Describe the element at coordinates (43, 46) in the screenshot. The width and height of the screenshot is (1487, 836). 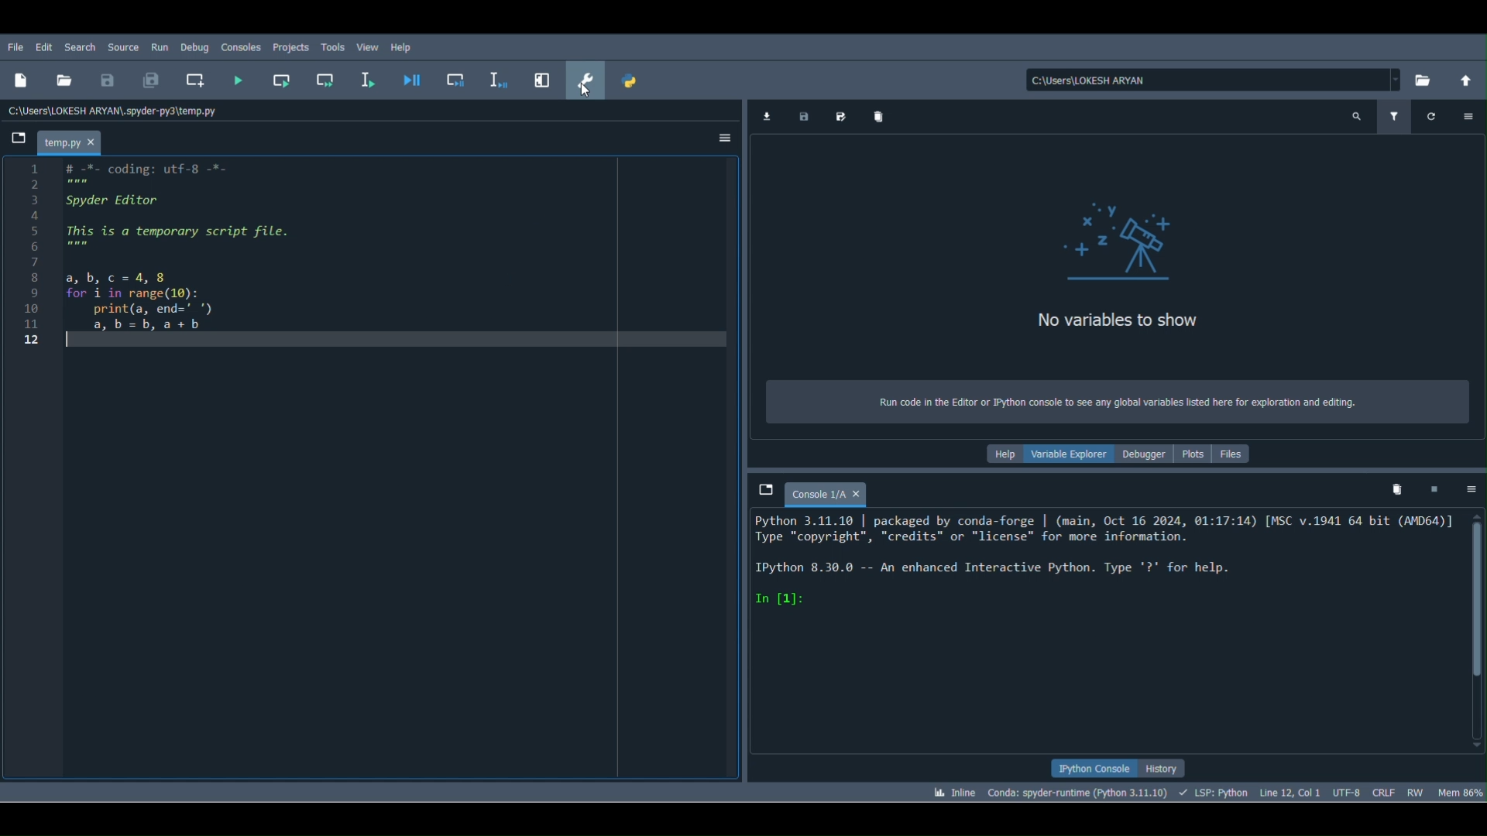
I see `Edit` at that location.